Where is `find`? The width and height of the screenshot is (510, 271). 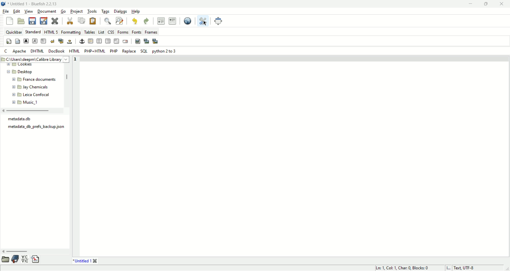 find is located at coordinates (108, 22).